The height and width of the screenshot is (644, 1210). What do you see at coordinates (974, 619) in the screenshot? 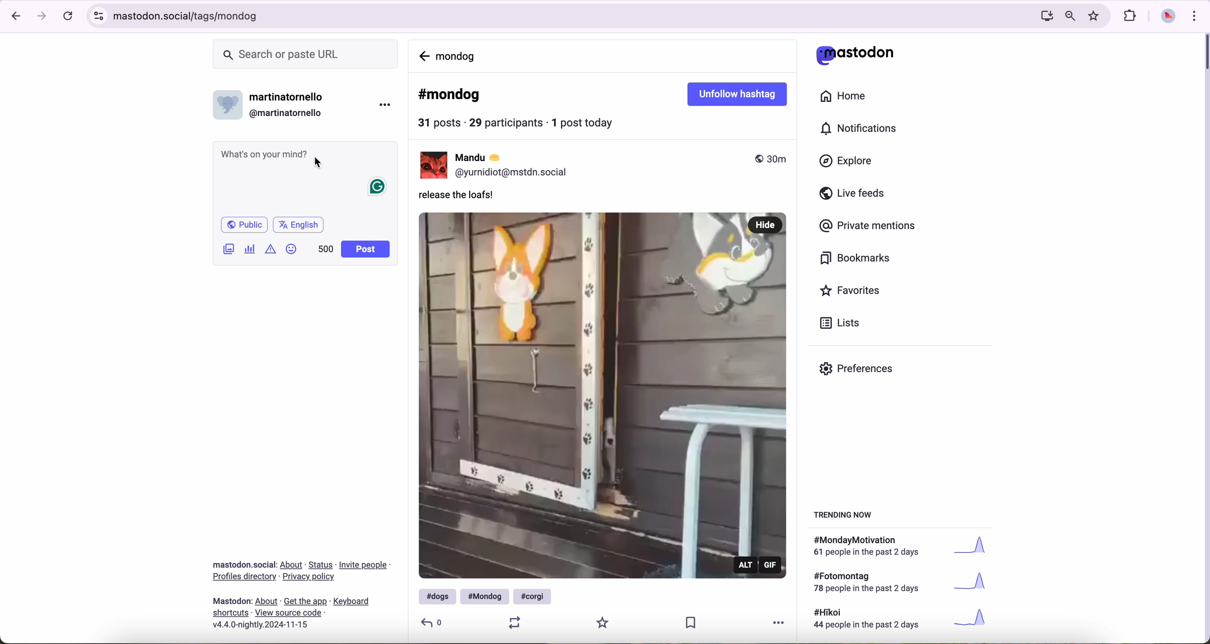
I see `graph` at bounding box center [974, 619].